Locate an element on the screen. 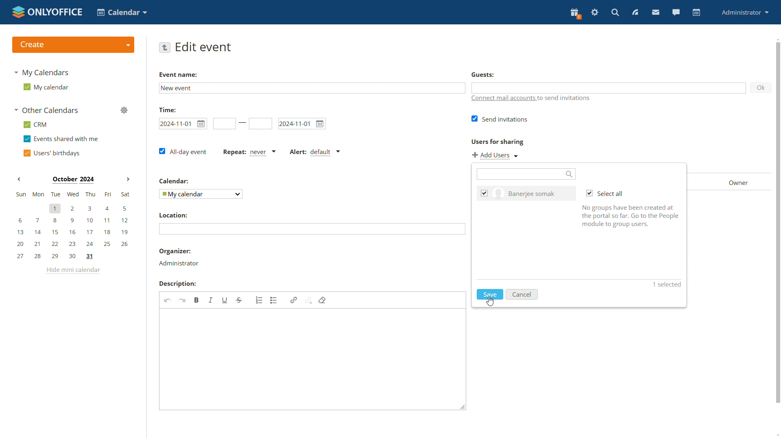  present is located at coordinates (575, 13).